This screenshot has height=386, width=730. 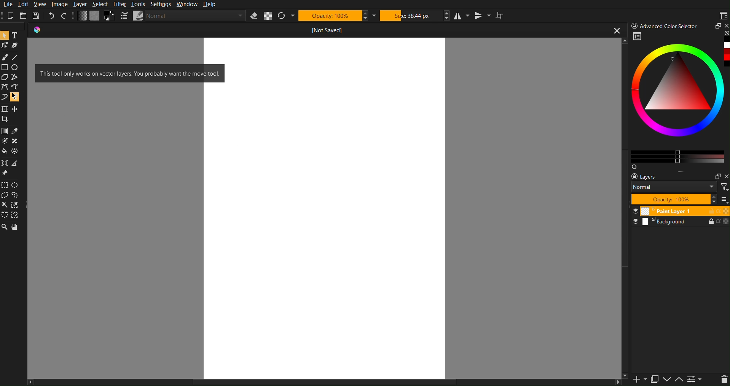 What do you see at coordinates (268, 16) in the screenshot?
I see `Alpha` at bounding box center [268, 16].